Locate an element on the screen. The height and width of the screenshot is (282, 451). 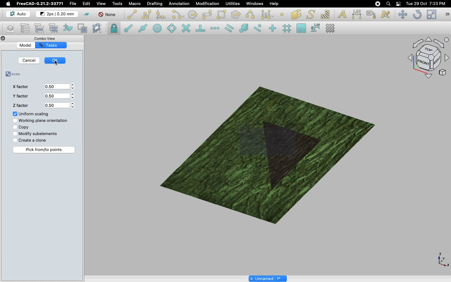
Snap extension is located at coordinates (215, 29).